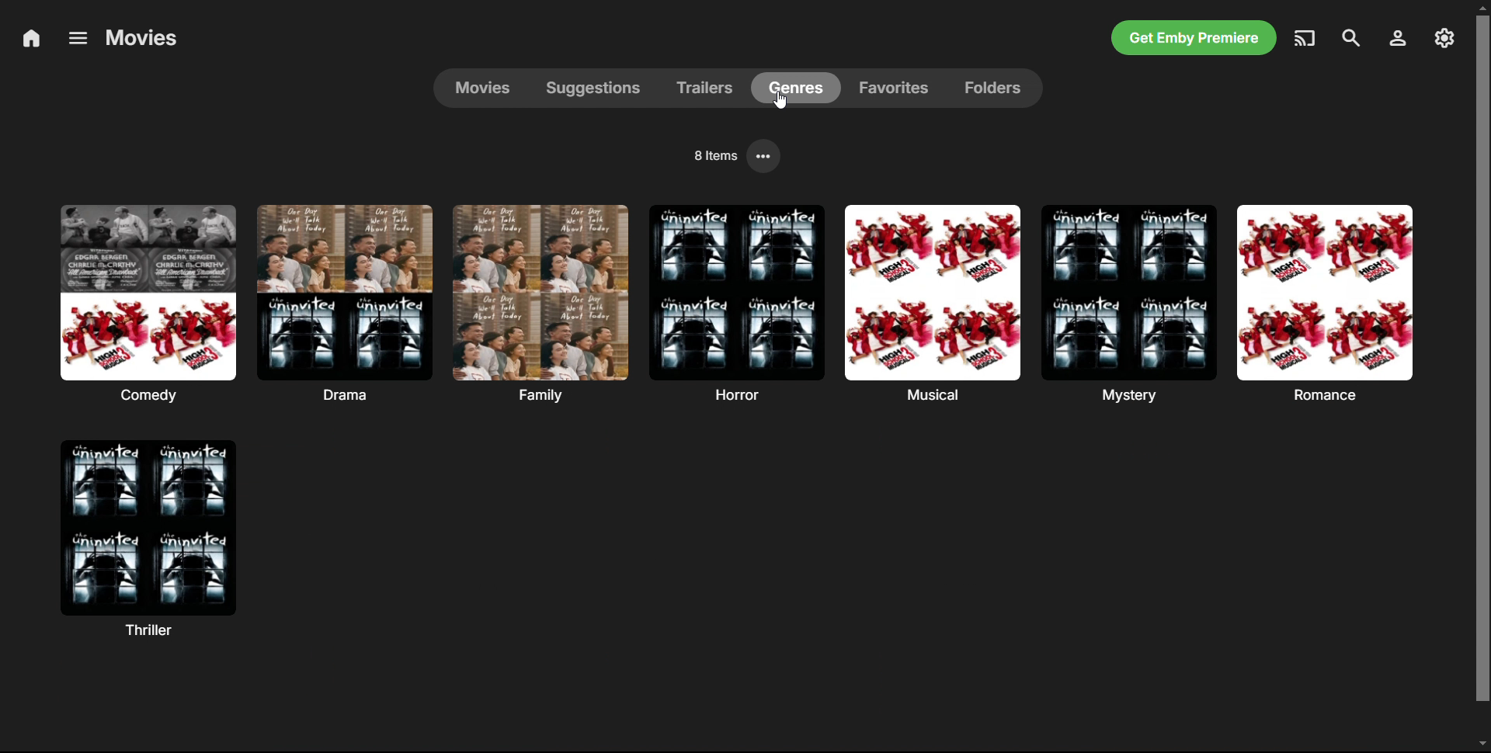 The image size is (1491, 753). Describe the element at coordinates (1194, 38) in the screenshot. I see `get emby premiere` at that location.